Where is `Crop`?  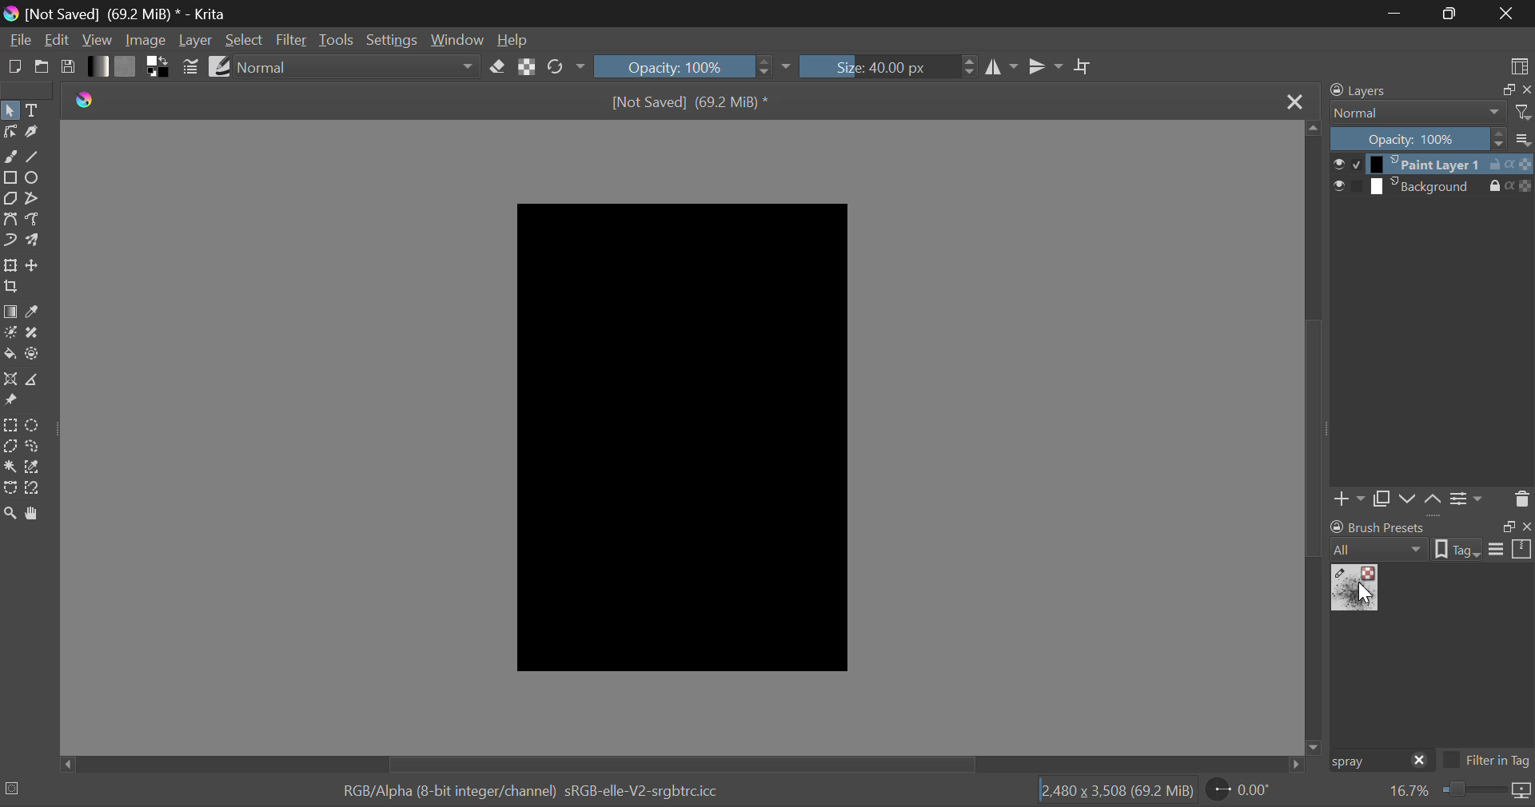 Crop is located at coordinates (1085, 67).